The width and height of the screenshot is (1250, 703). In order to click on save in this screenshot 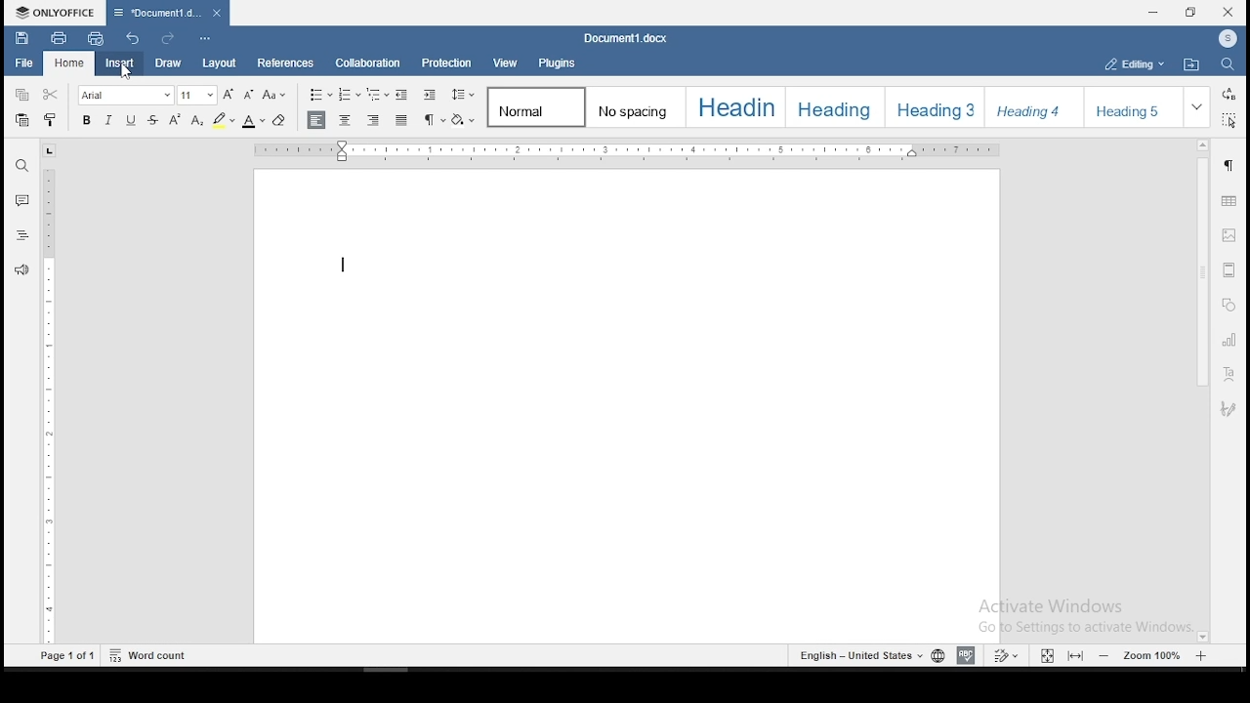, I will do `click(21, 36)`.